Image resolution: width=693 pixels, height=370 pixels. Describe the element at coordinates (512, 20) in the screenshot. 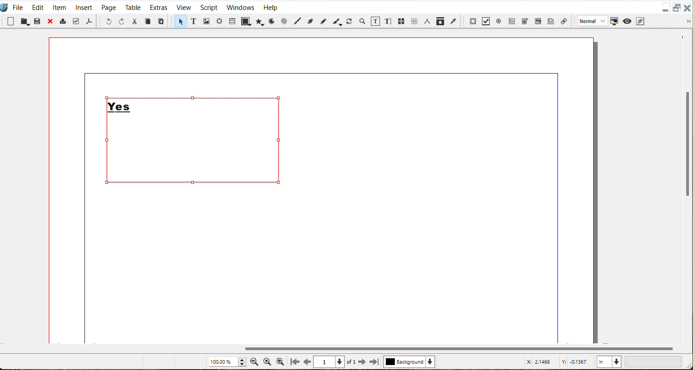

I see `PDF Text Field` at that location.